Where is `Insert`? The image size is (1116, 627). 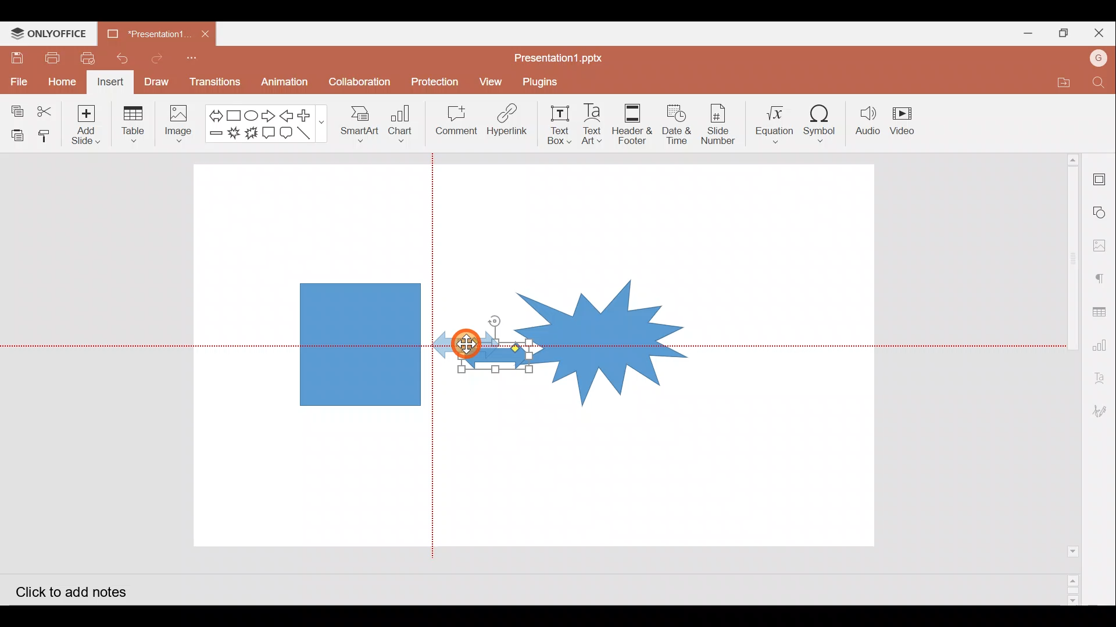 Insert is located at coordinates (111, 83).